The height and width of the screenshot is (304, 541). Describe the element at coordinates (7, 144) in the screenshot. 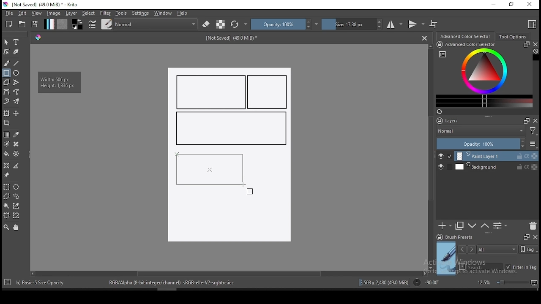

I see `colorize mask tool` at that location.